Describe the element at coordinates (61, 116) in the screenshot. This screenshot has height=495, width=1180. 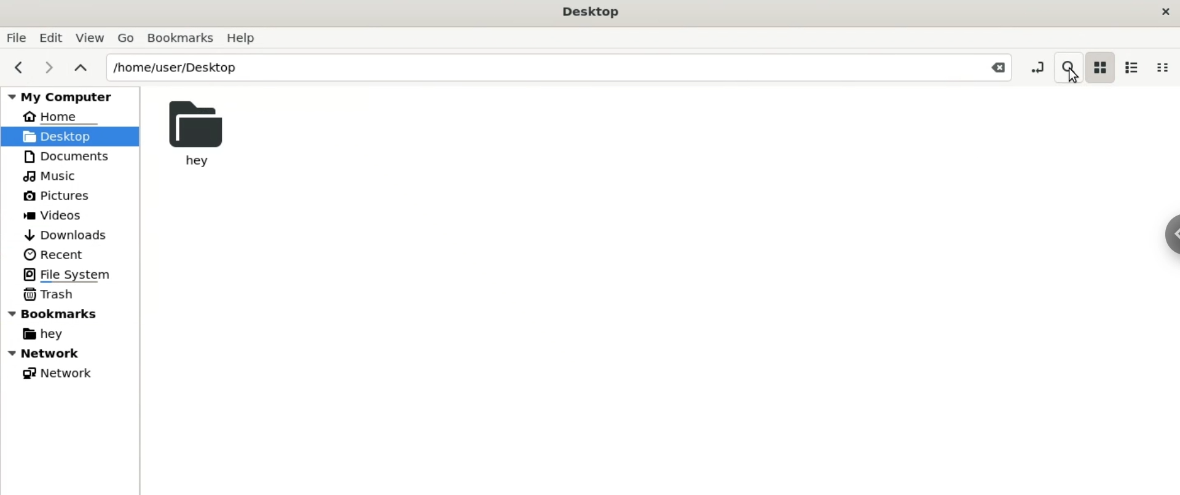
I see `Home` at that location.